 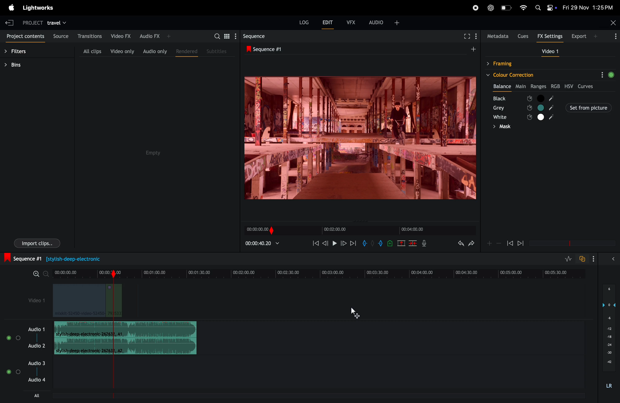 What do you see at coordinates (19, 65) in the screenshot?
I see `bins` at bounding box center [19, 65].